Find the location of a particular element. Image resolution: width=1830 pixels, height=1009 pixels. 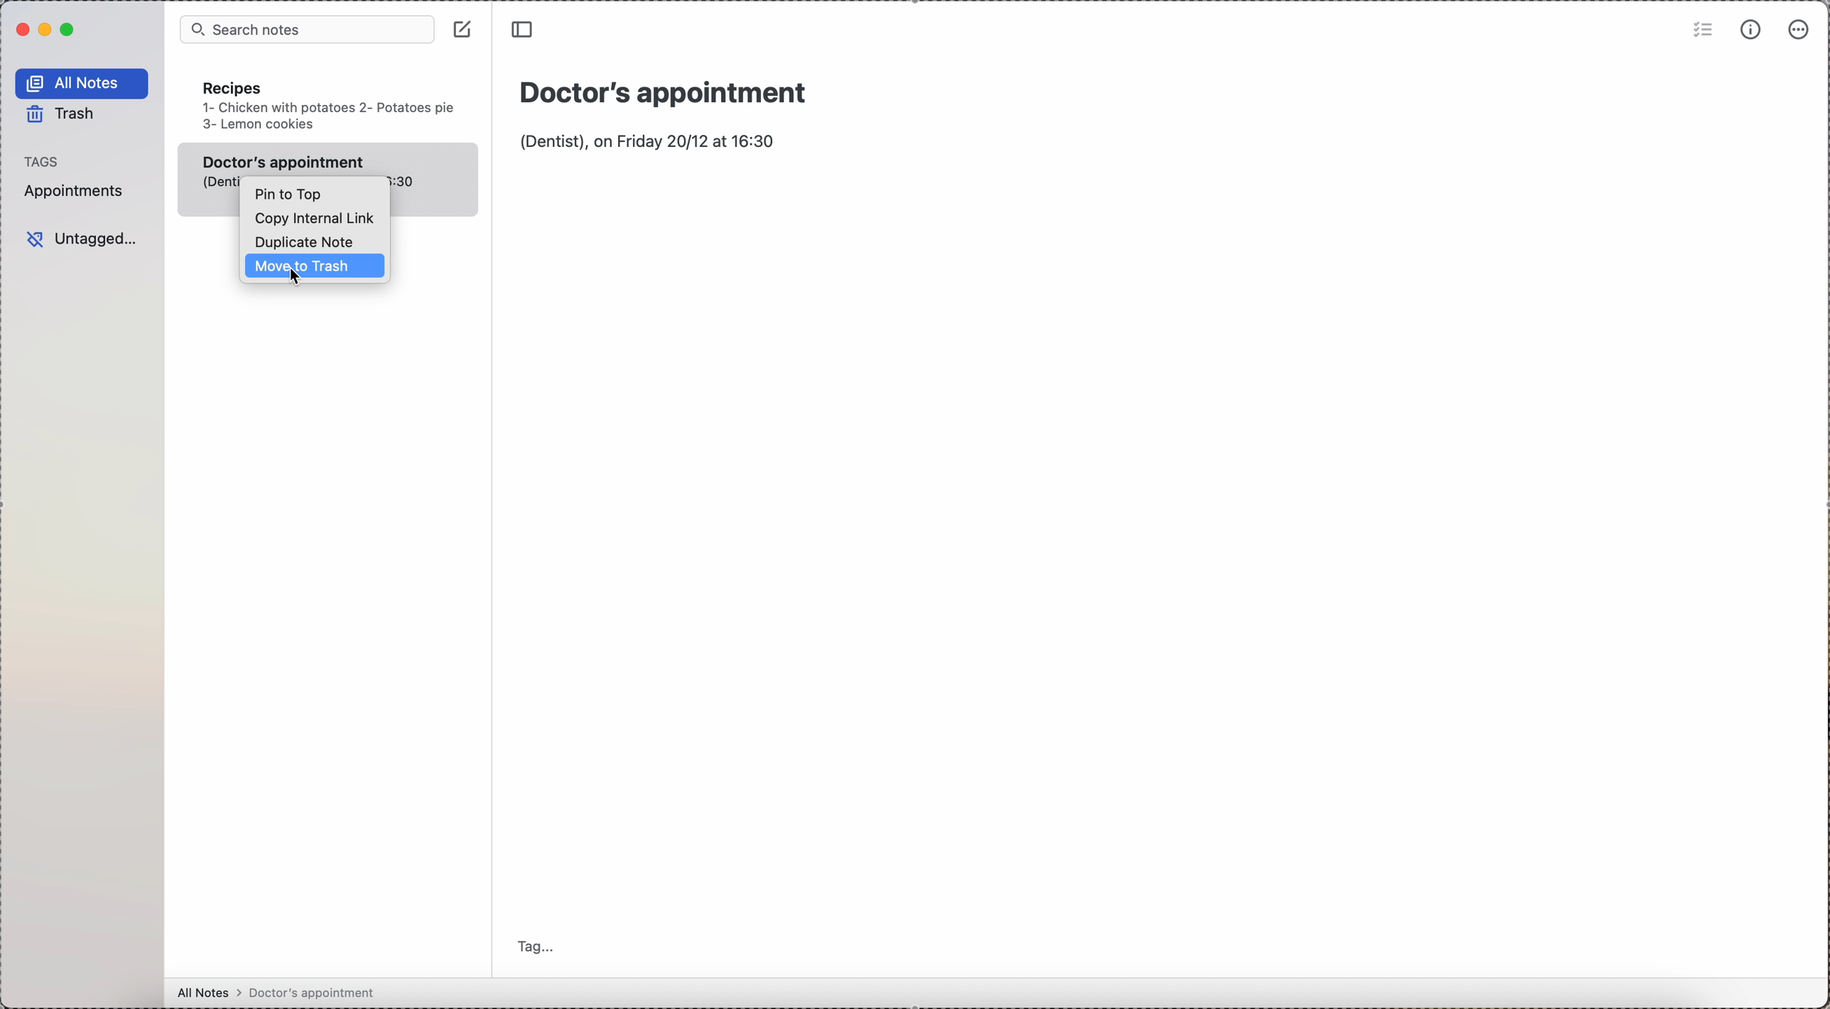

pin to top is located at coordinates (289, 195).